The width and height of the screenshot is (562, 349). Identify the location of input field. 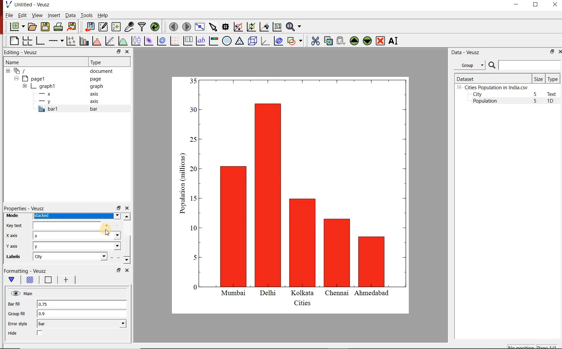
(74, 226).